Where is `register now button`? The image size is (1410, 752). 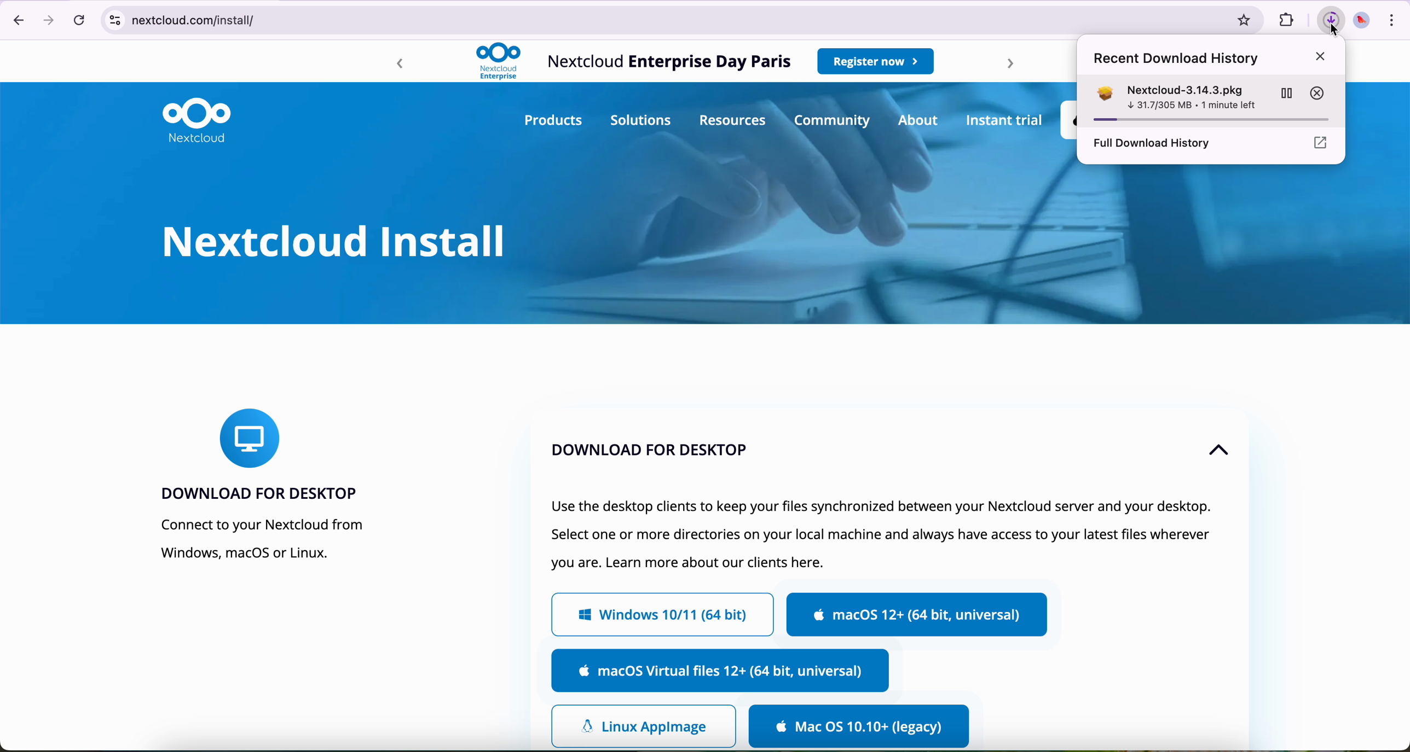
register now button is located at coordinates (876, 61).